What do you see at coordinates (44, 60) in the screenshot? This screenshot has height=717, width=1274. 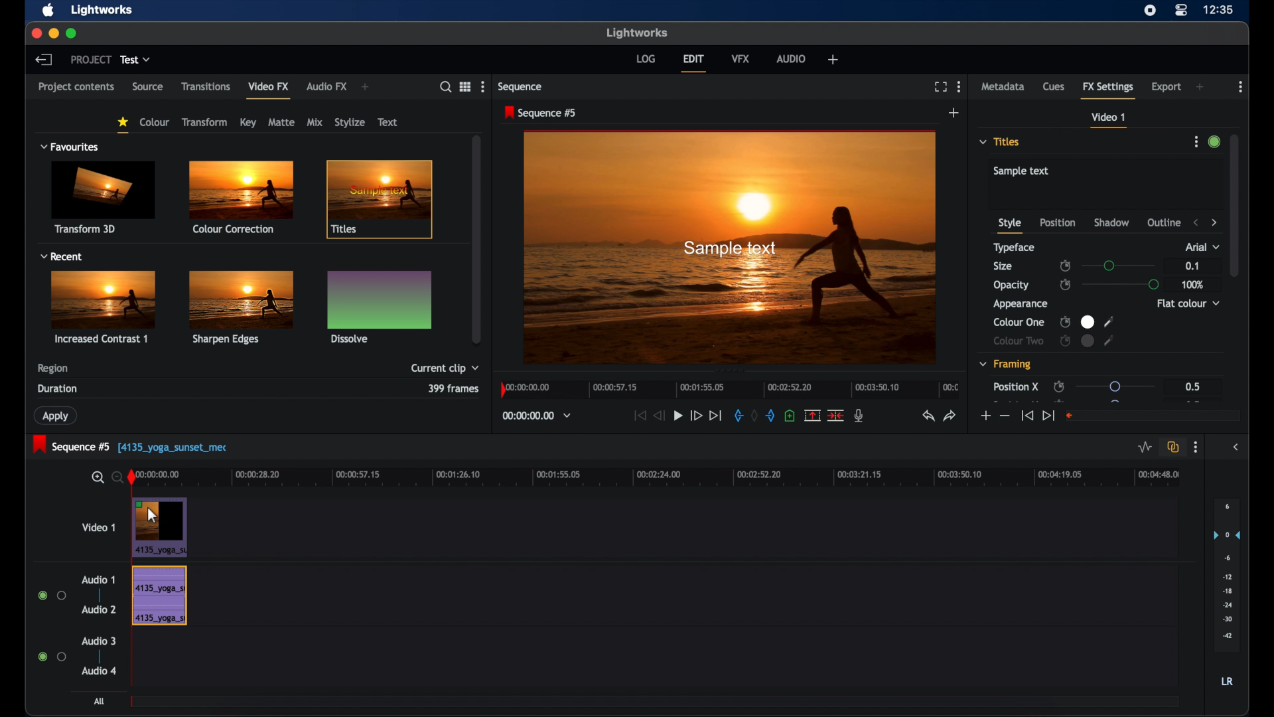 I see `back` at bounding box center [44, 60].